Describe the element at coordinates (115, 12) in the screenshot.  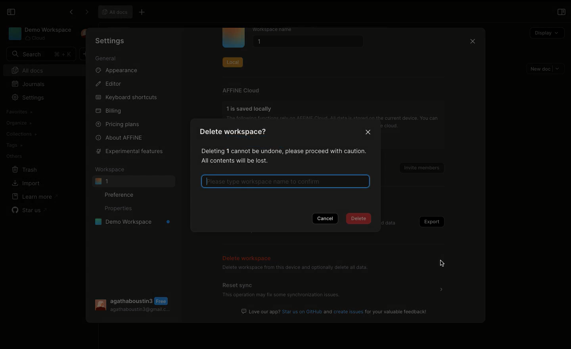
I see `All docs` at that location.